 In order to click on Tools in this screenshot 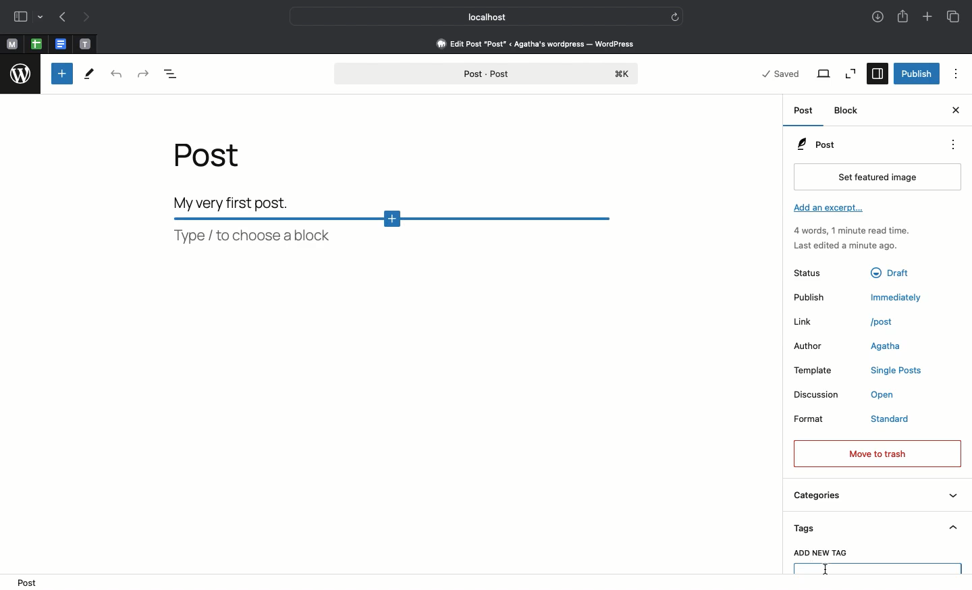, I will do `click(91, 74)`.